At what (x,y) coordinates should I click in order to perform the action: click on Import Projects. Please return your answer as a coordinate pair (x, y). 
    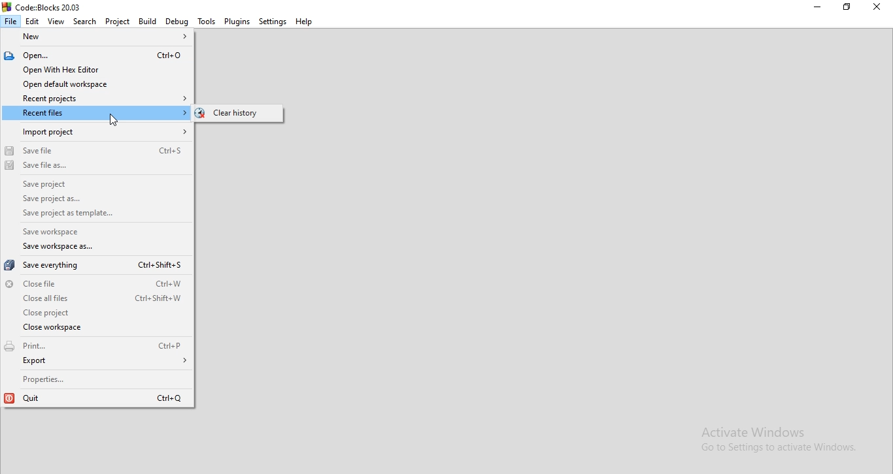
    Looking at the image, I should click on (95, 132).